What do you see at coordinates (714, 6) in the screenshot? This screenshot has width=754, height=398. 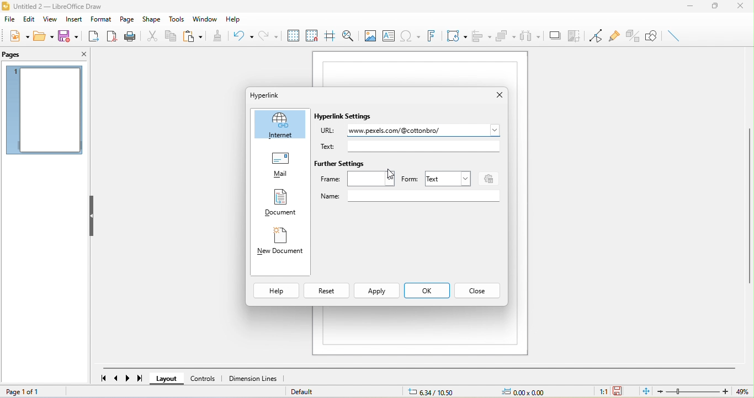 I see `maximize` at bounding box center [714, 6].